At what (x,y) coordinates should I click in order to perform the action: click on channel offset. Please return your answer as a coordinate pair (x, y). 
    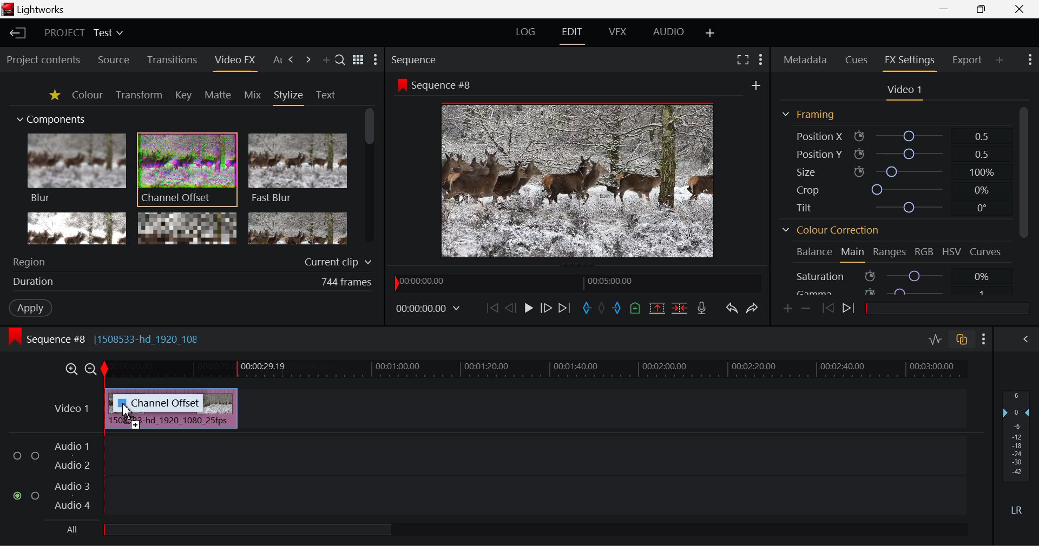
    Looking at the image, I should click on (161, 402).